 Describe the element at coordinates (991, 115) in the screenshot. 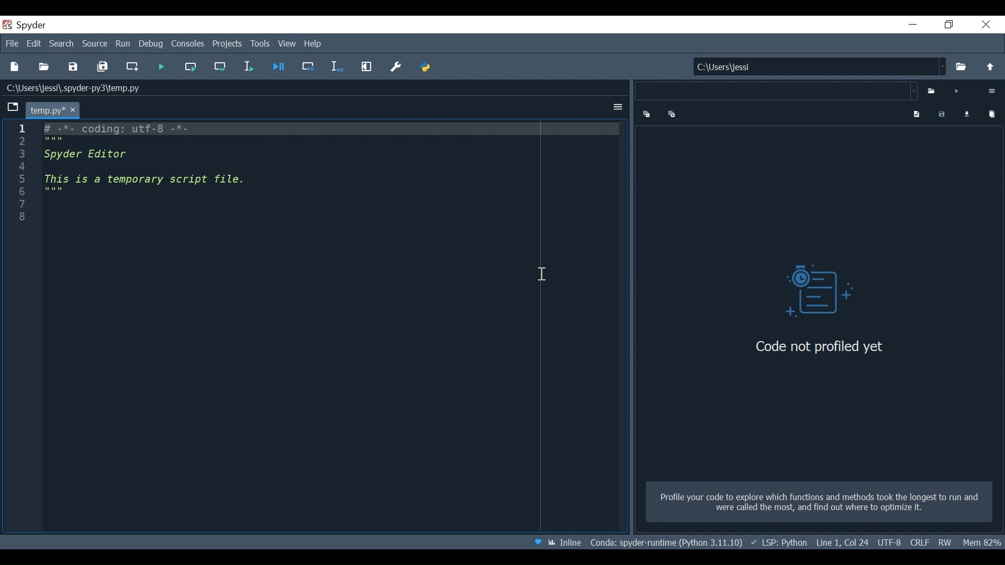

I see `Clear Comparison` at that location.